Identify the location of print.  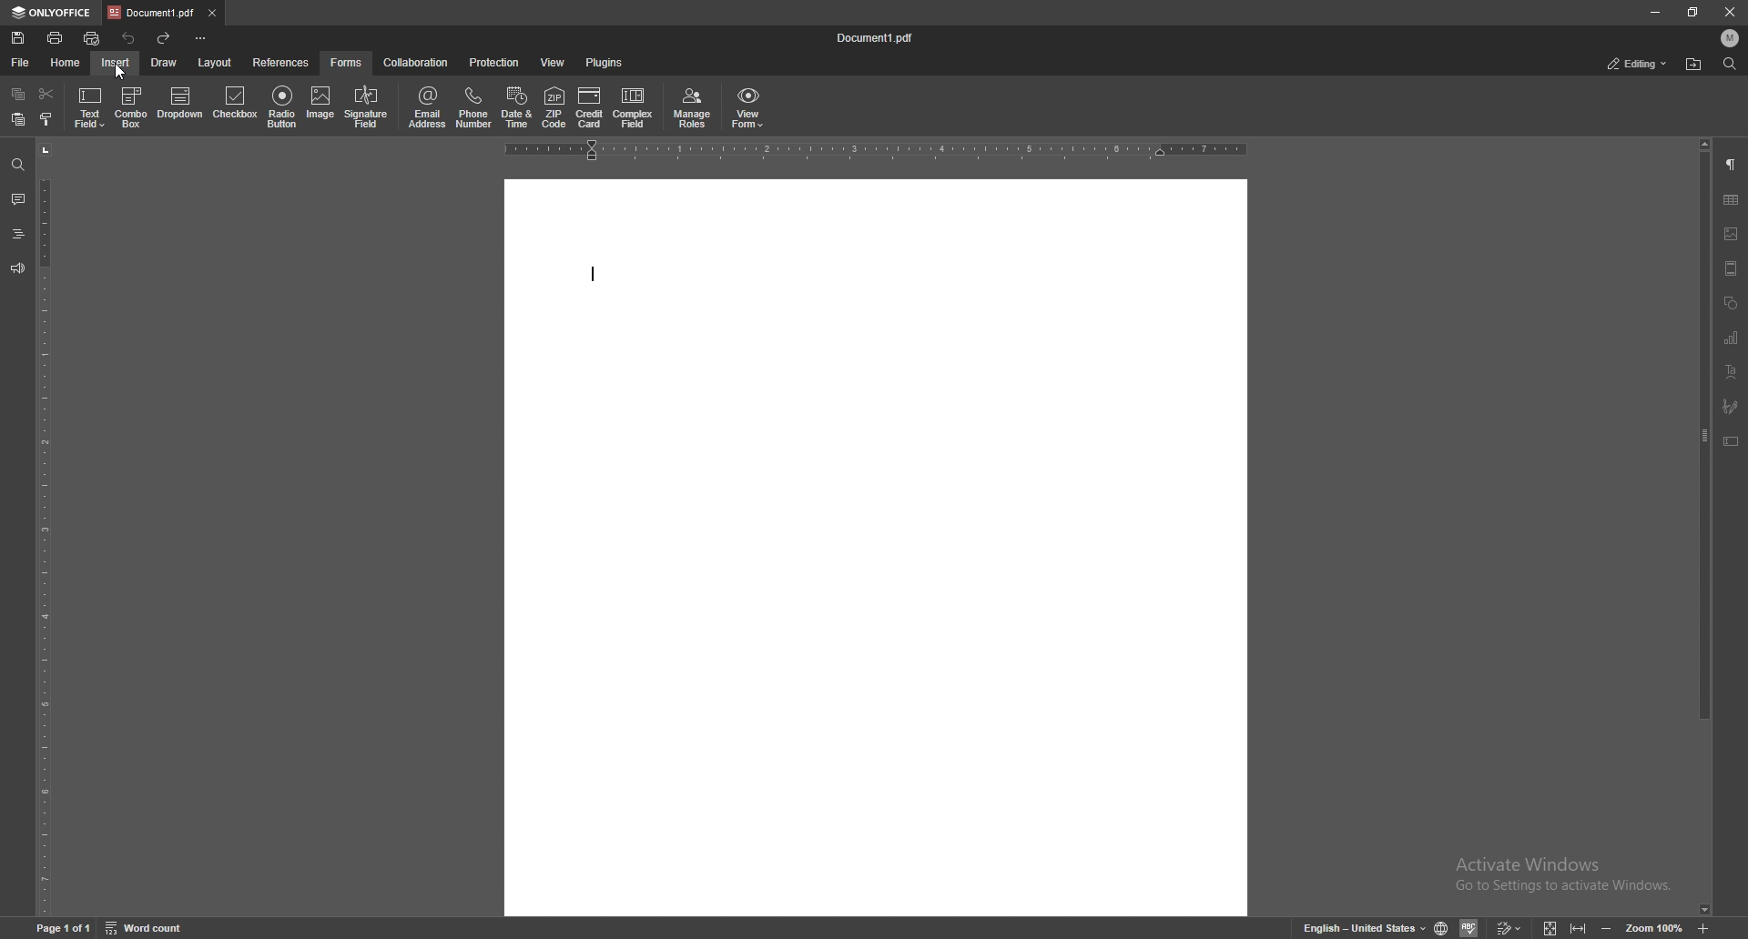
(55, 38).